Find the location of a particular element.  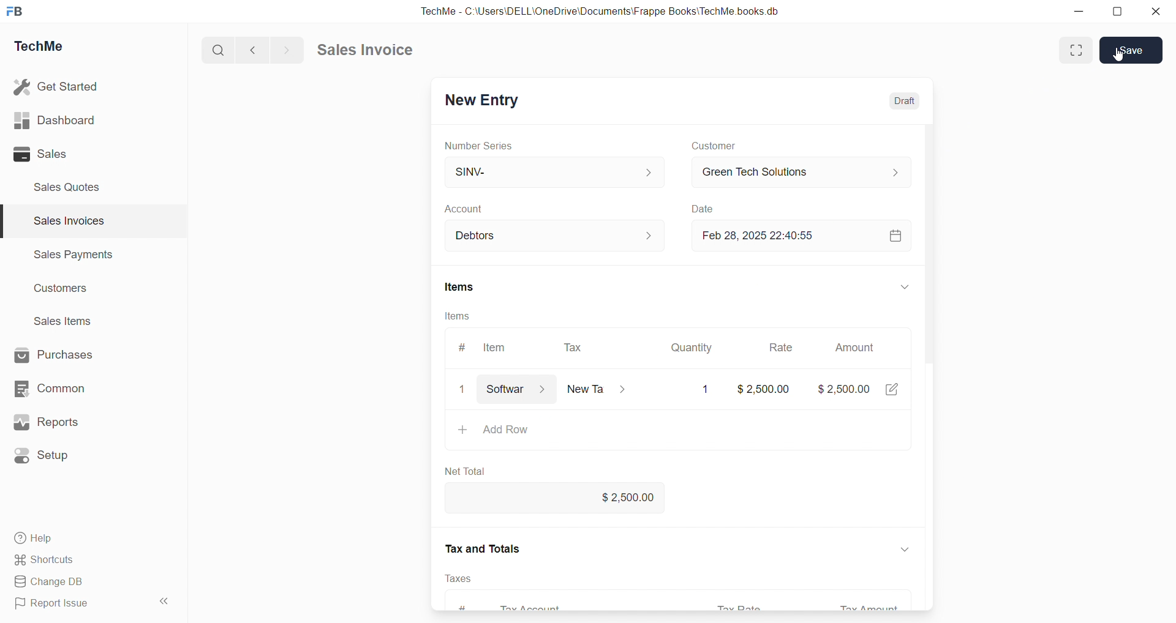

Debtors is located at coordinates (556, 236).